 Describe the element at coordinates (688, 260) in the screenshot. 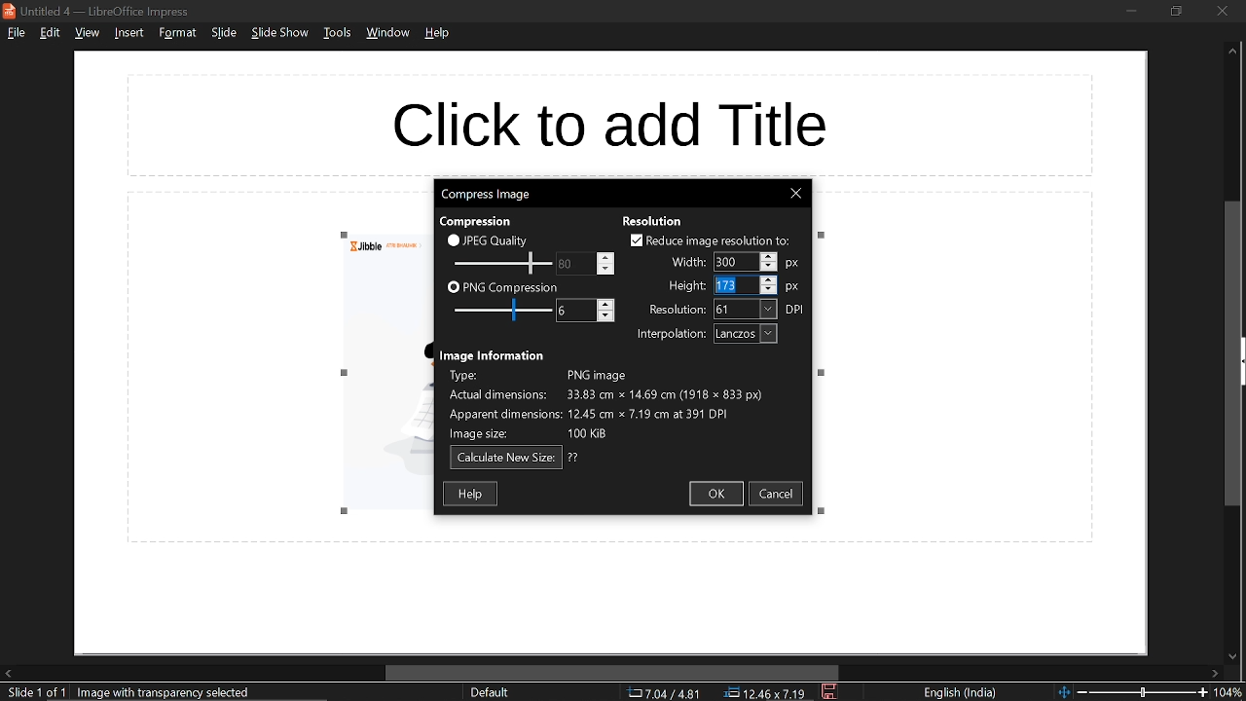

I see `text` at that location.